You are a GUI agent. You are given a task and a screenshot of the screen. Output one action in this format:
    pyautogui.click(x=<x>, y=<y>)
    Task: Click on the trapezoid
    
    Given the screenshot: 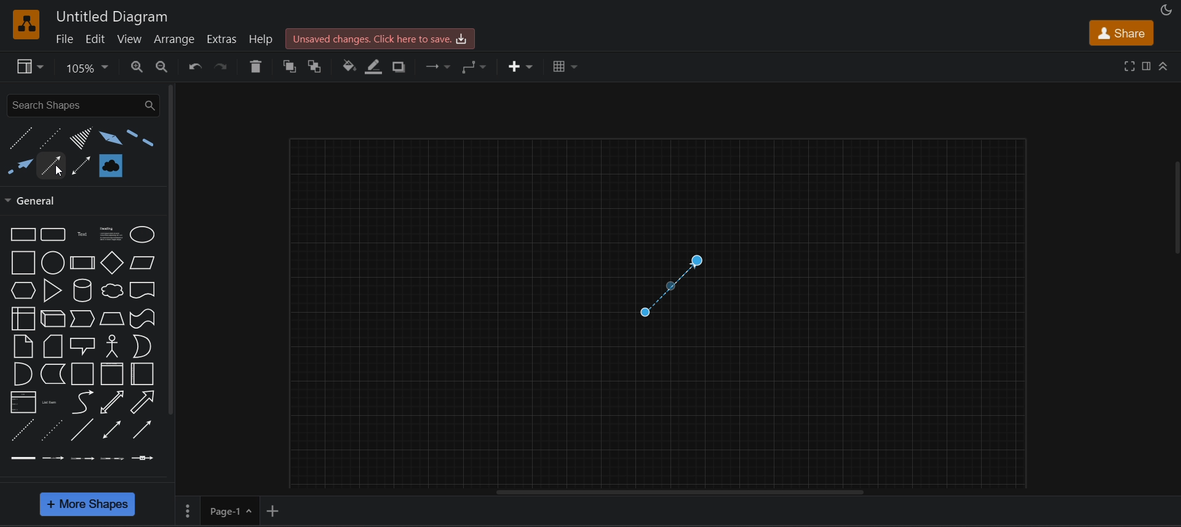 What is the action you would take?
    pyautogui.click(x=112, y=319)
    